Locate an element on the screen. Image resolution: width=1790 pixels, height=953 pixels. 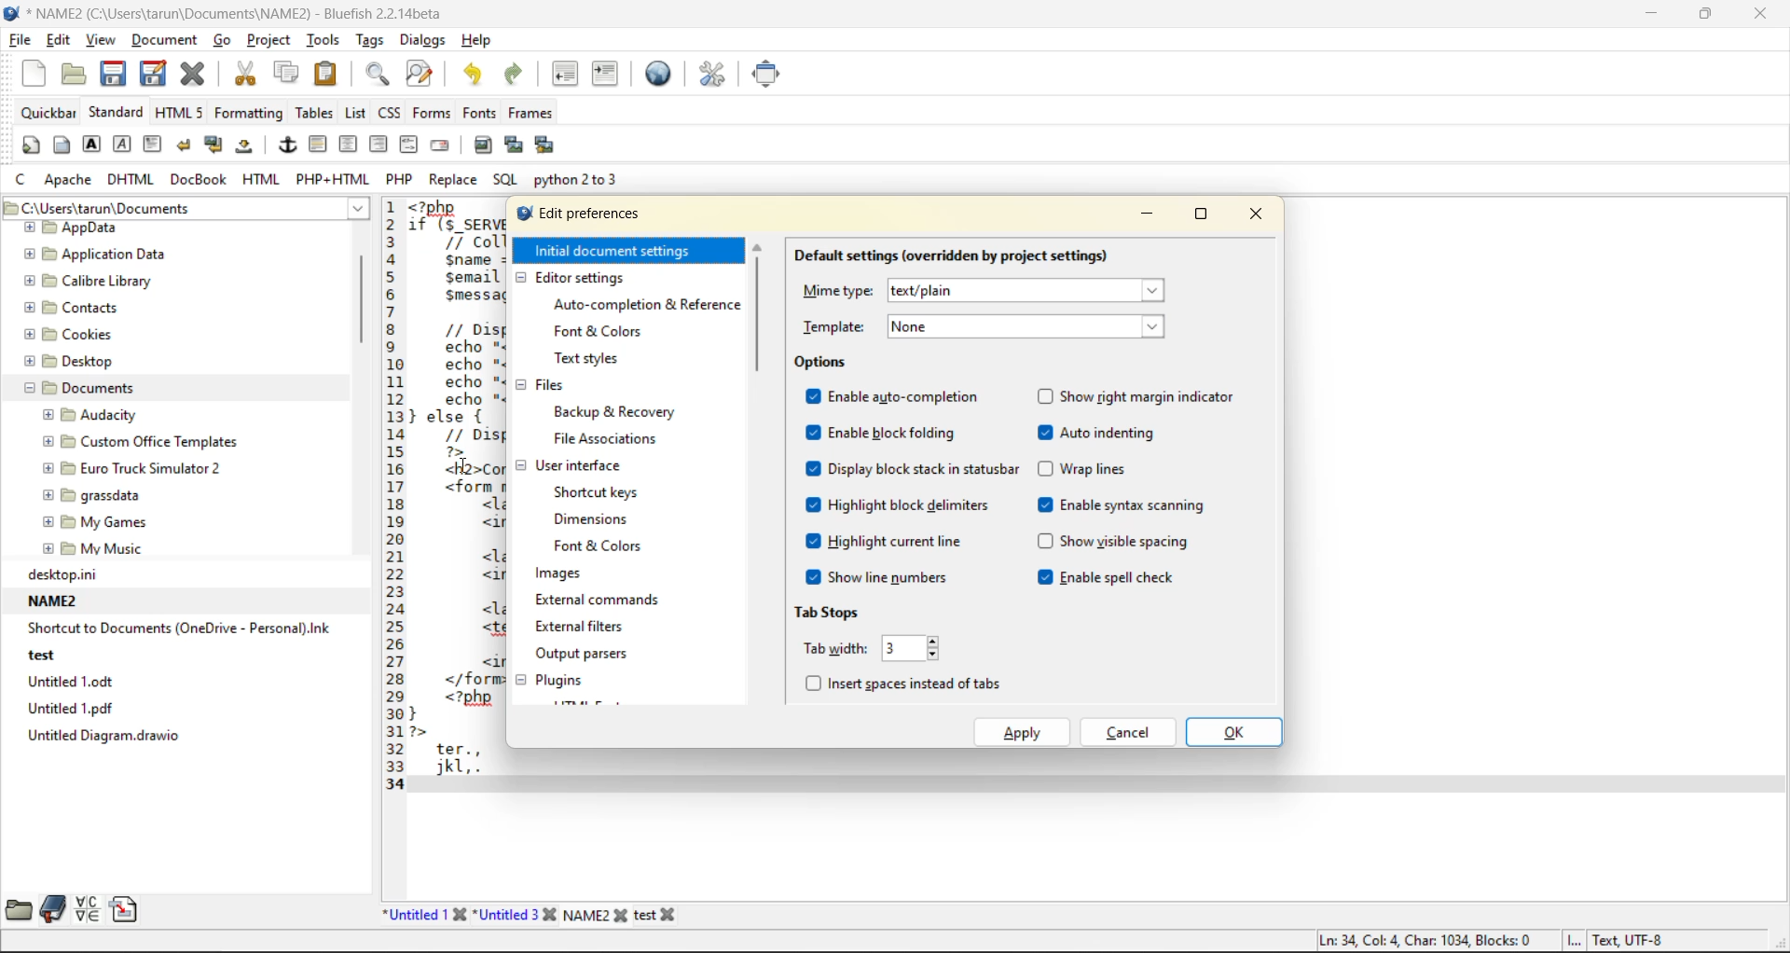
file names is located at coordinates (537, 911).